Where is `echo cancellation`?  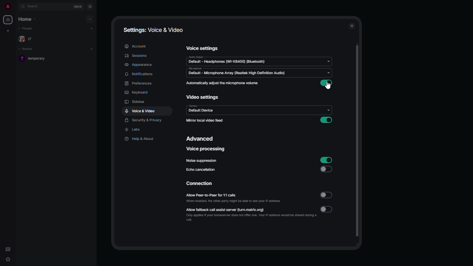
echo cancellation is located at coordinates (202, 170).